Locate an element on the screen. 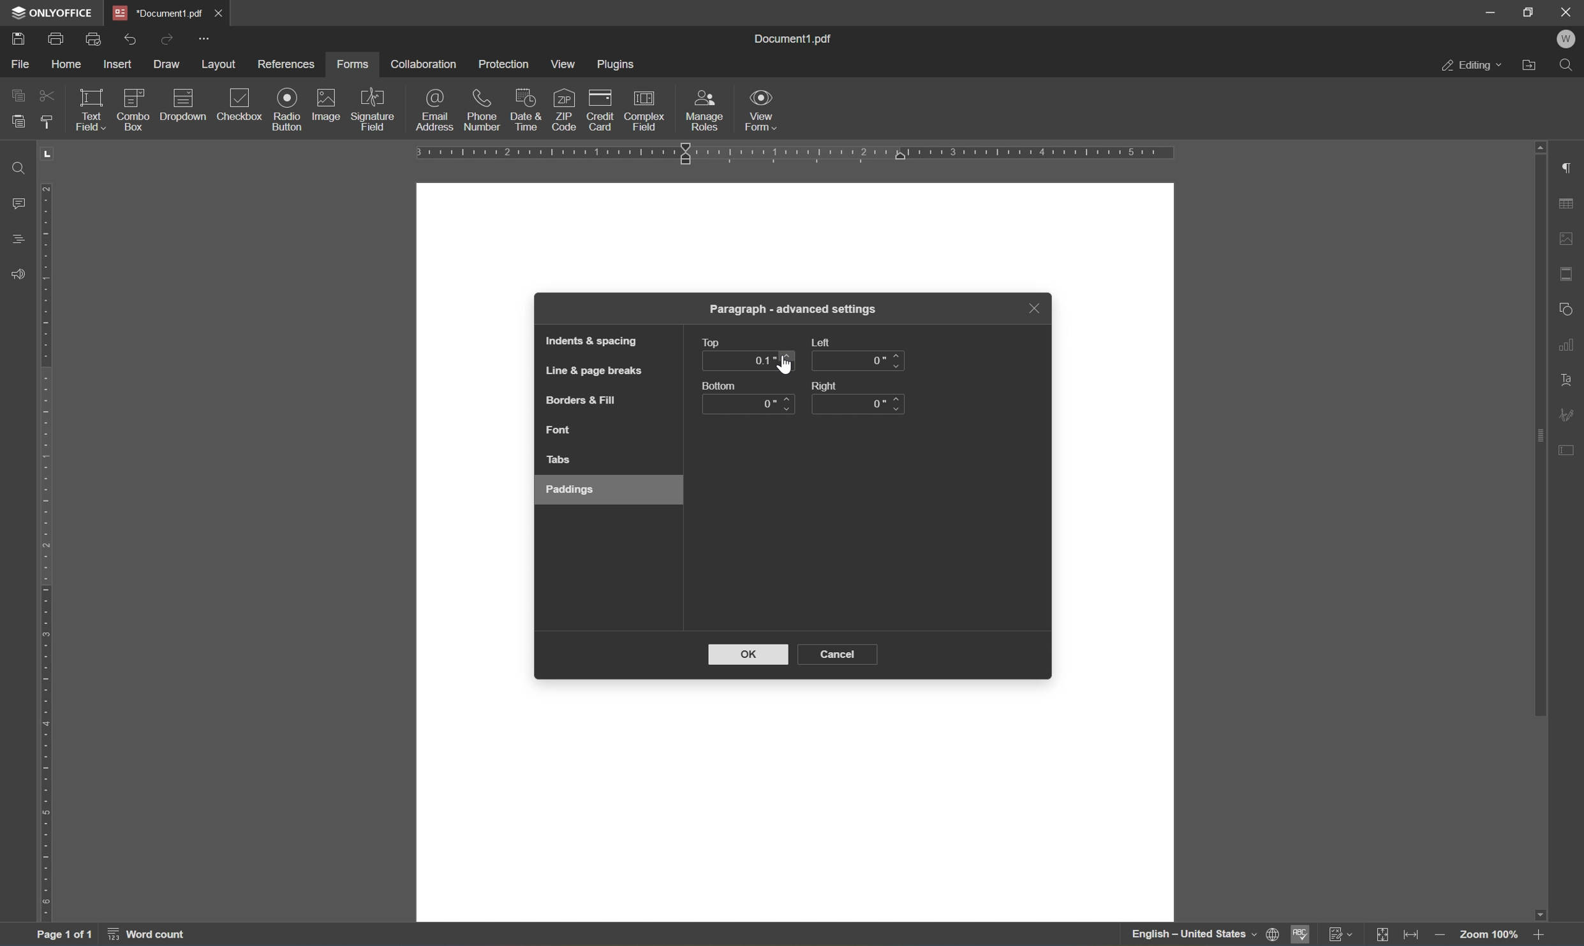 The width and height of the screenshot is (1584, 946). 0 is located at coordinates (883, 404).